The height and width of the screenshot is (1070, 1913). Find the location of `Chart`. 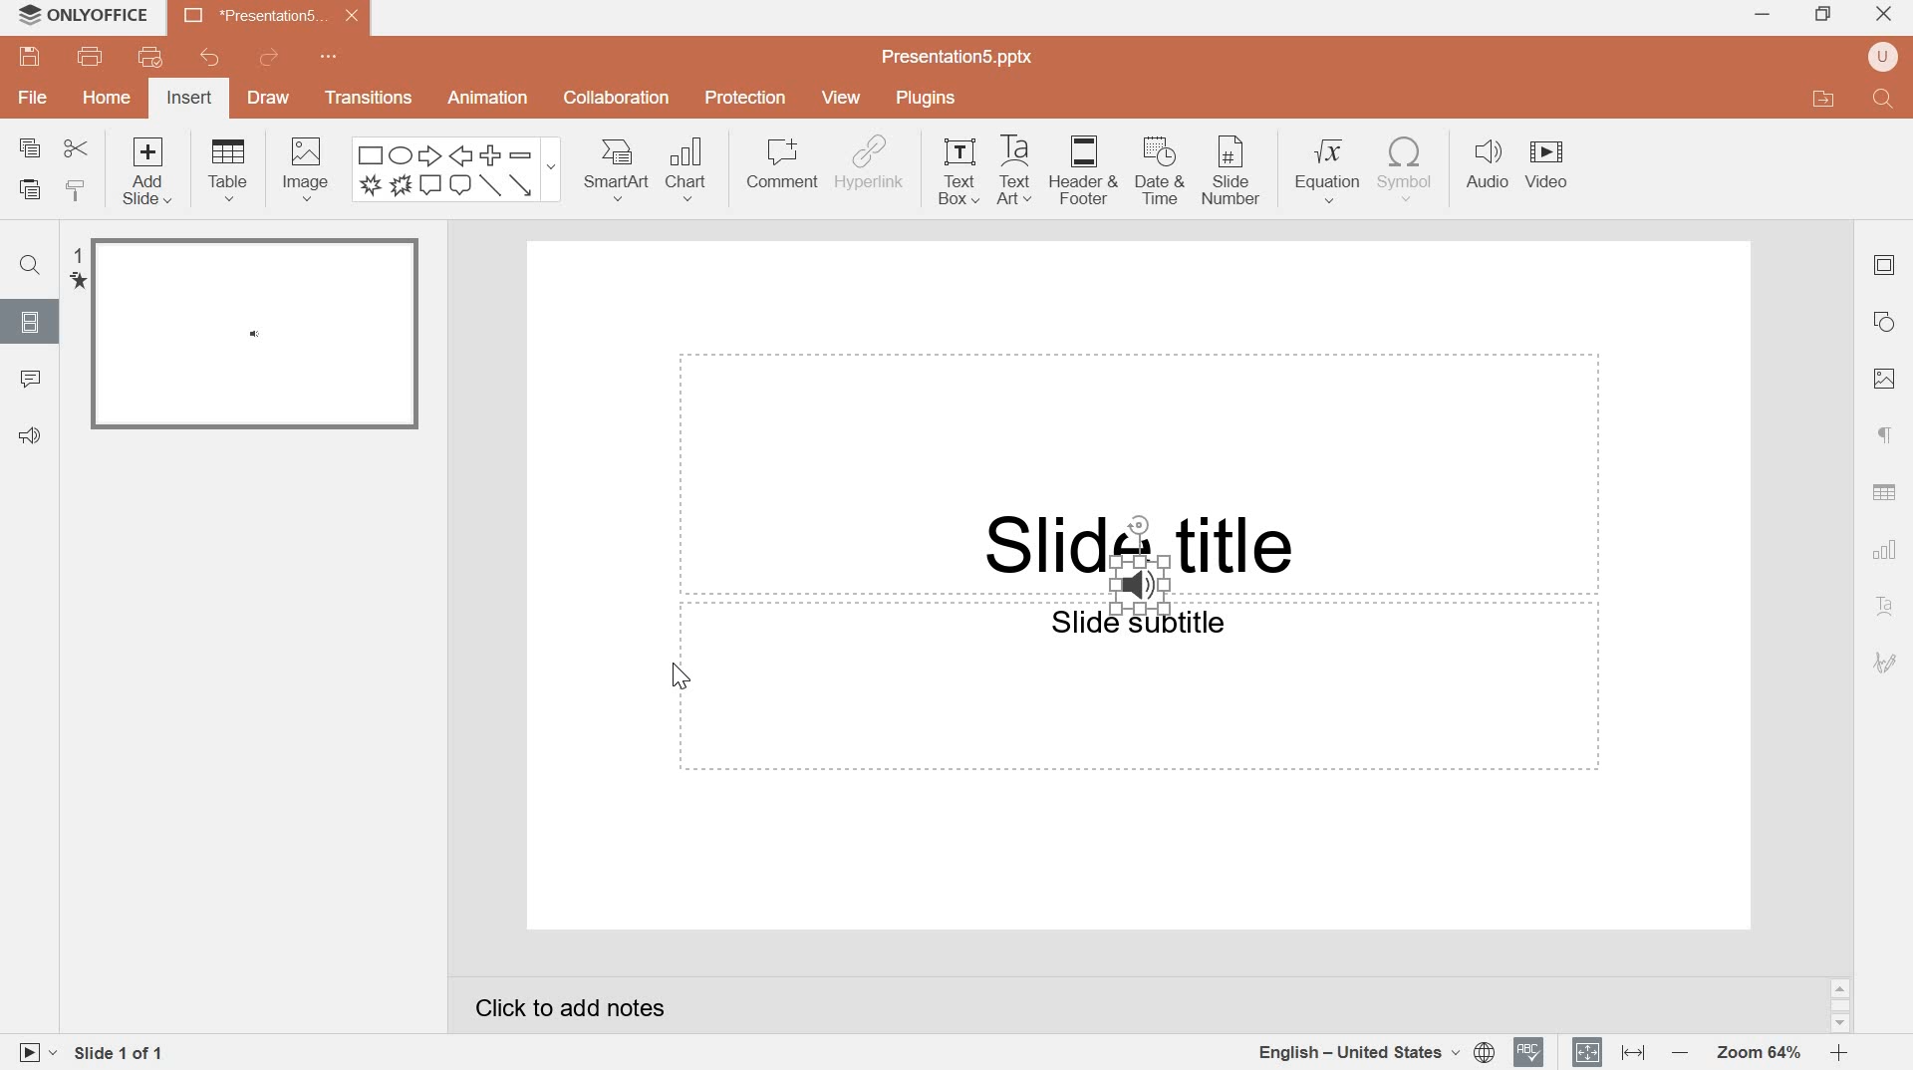

Chart is located at coordinates (691, 171).